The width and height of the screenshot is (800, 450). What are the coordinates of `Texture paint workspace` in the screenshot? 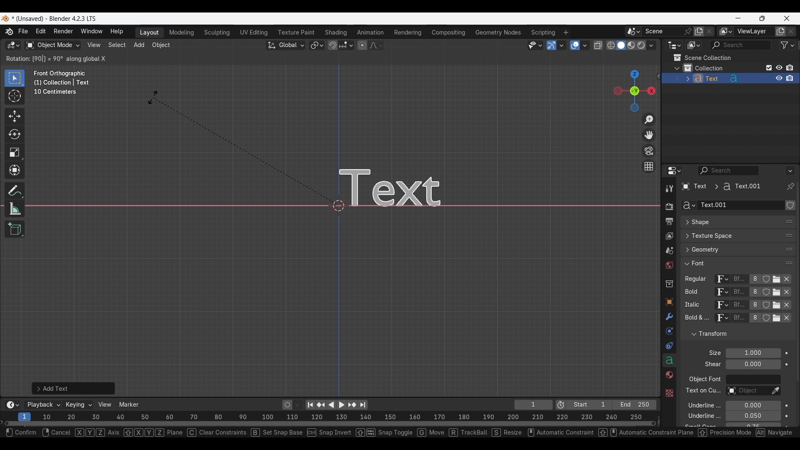 It's located at (297, 32).